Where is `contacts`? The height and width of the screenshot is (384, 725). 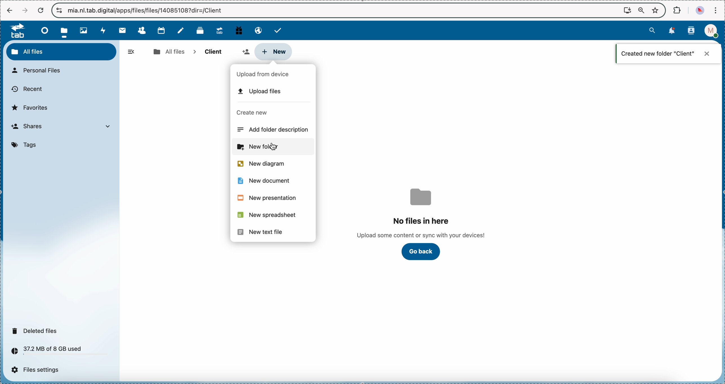 contacts is located at coordinates (691, 31).